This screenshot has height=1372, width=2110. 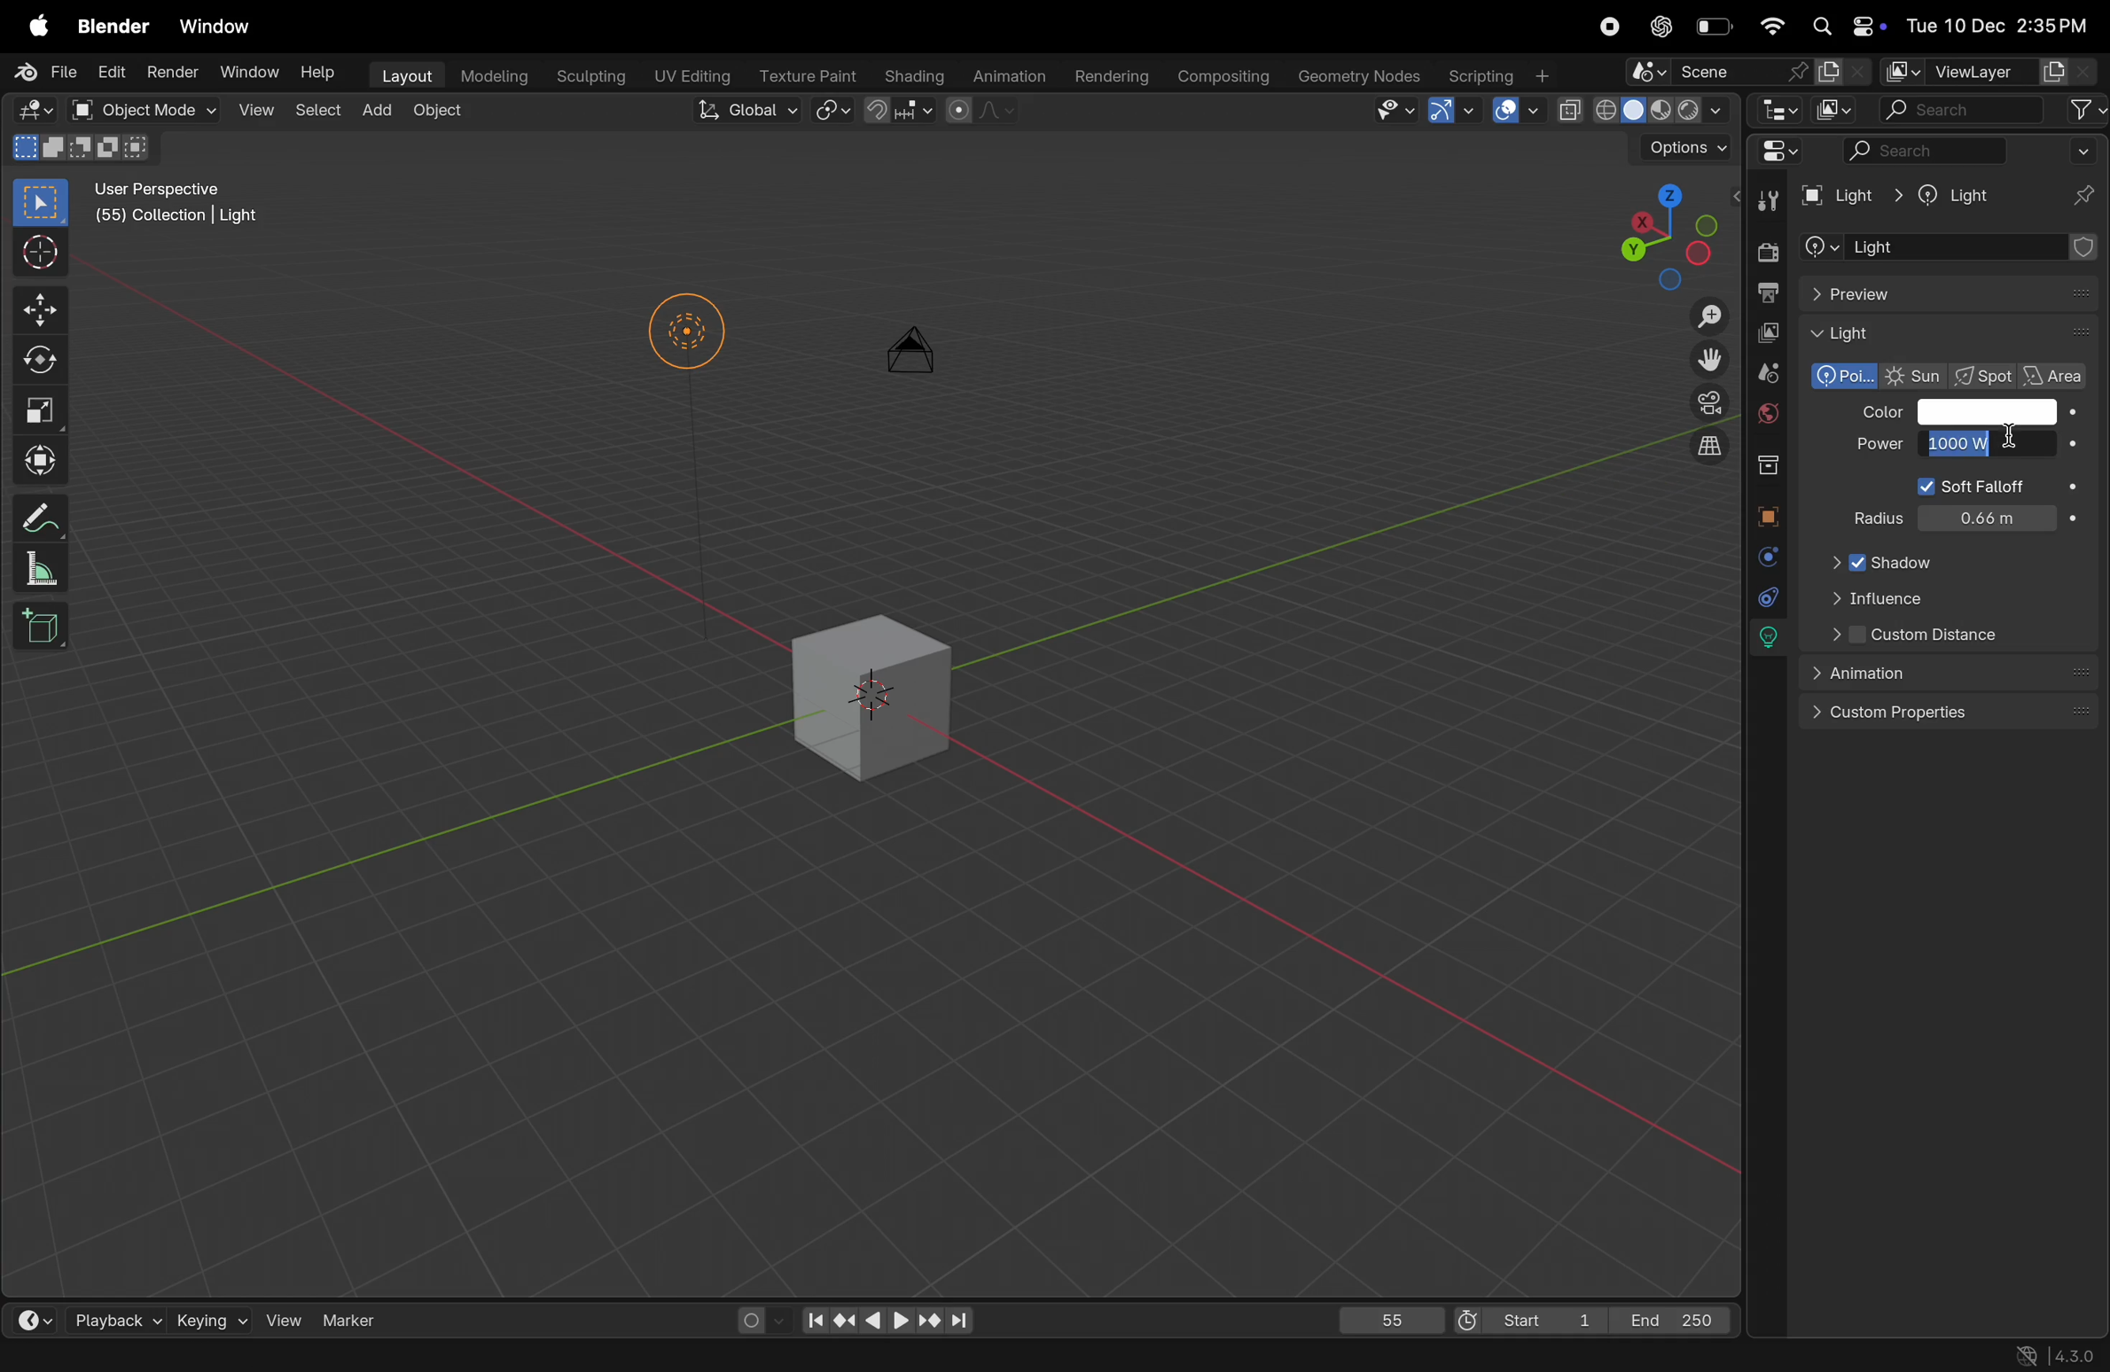 What do you see at coordinates (43, 1356) in the screenshot?
I see `select` at bounding box center [43, 1356].